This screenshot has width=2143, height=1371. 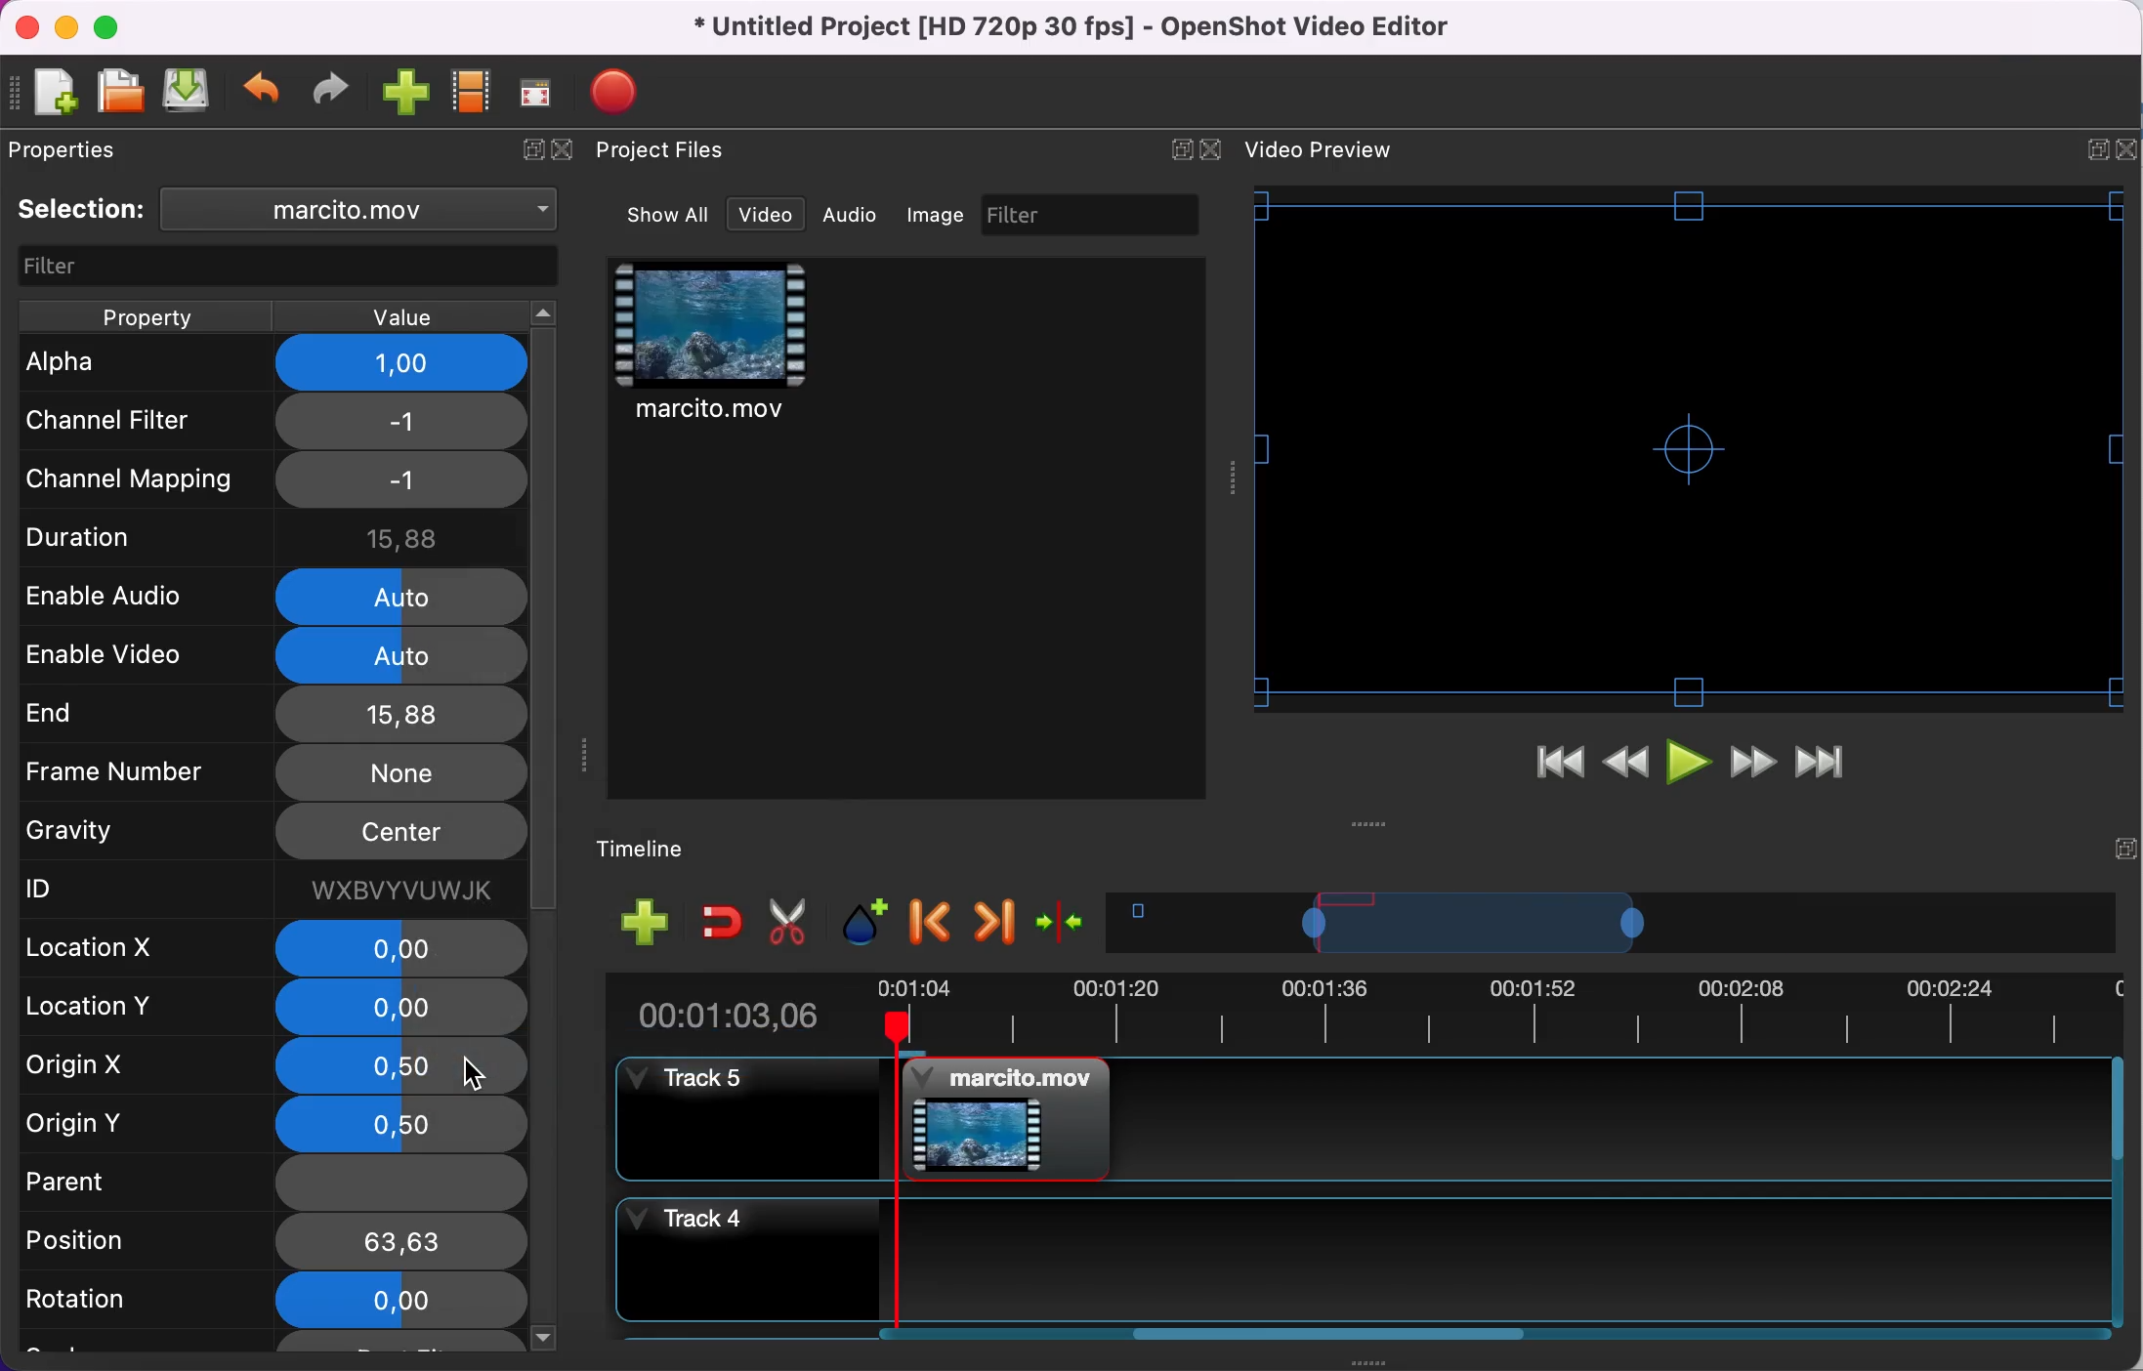 I want to click on frame number none, so click(x=272, y=771).